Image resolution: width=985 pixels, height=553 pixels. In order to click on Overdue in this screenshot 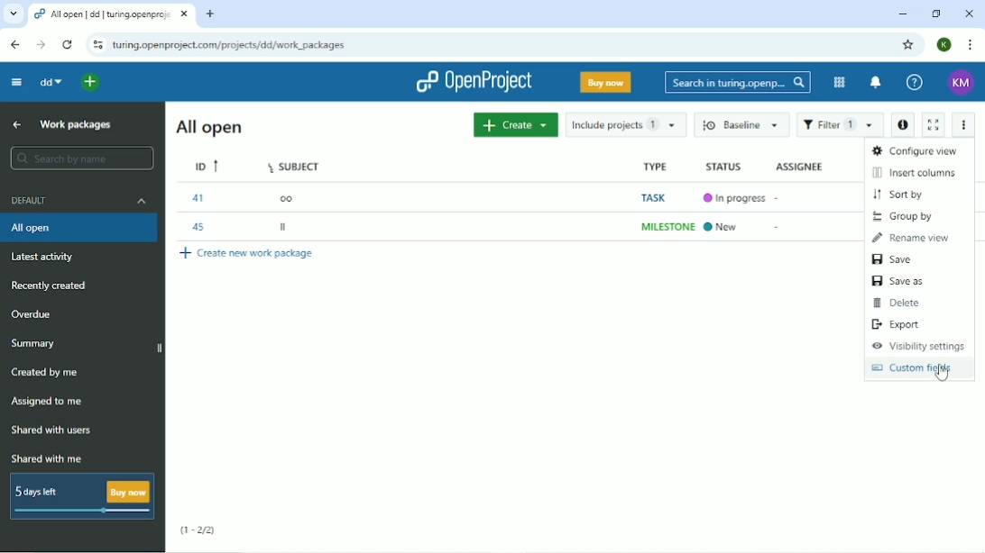, I will do `click(36, 315)`.